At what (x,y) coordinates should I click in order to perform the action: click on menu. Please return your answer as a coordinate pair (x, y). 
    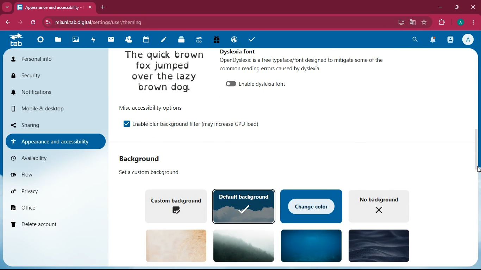
    Looking at the image, I should click on (473, 21).